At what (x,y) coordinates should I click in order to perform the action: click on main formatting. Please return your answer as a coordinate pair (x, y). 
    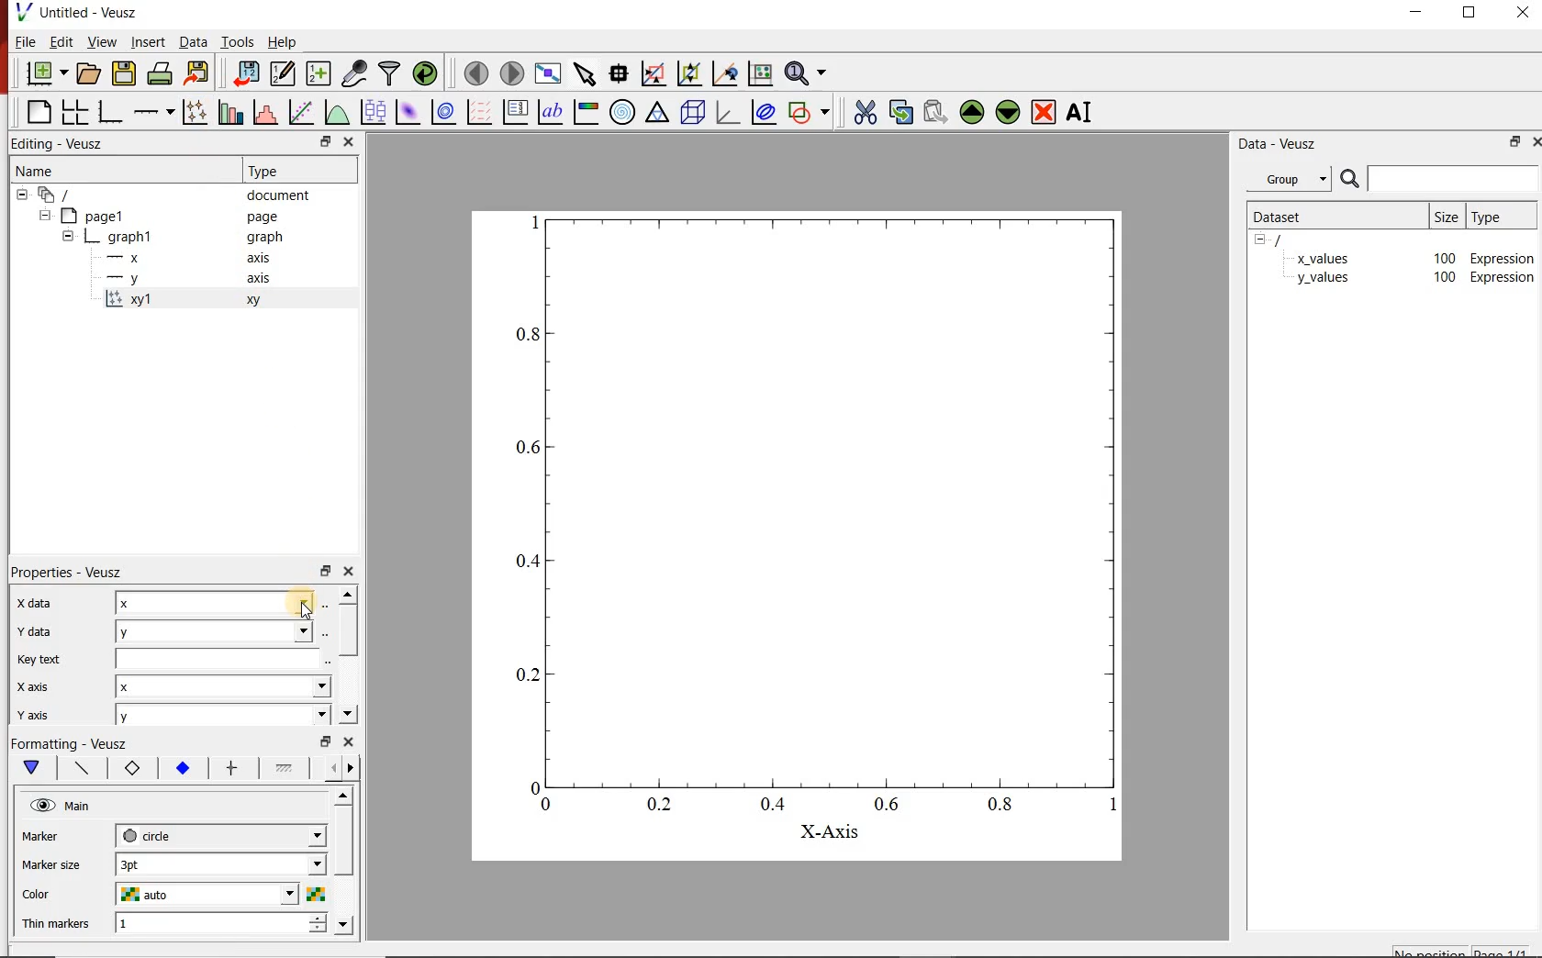
    Looking at the image, I should click on (33, 768).